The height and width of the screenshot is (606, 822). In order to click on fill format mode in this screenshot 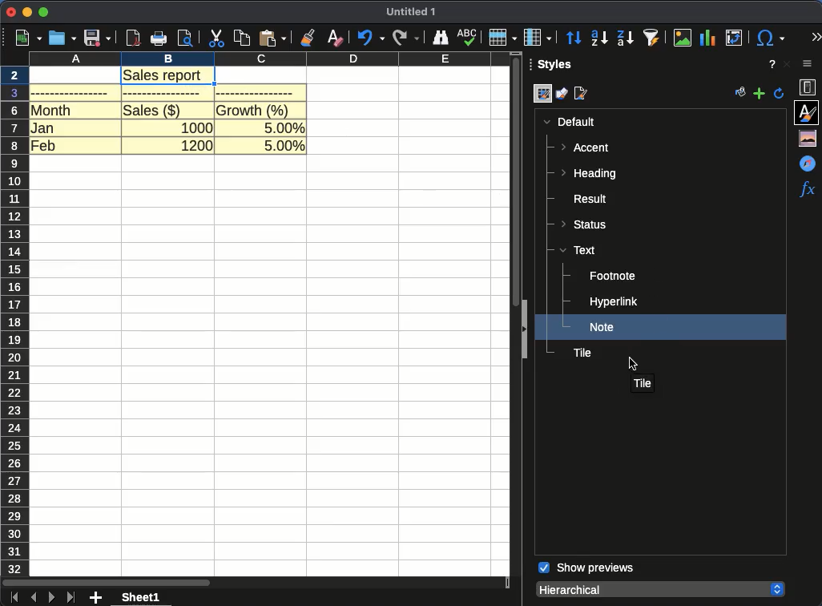, I will do `click(741, 94)`.